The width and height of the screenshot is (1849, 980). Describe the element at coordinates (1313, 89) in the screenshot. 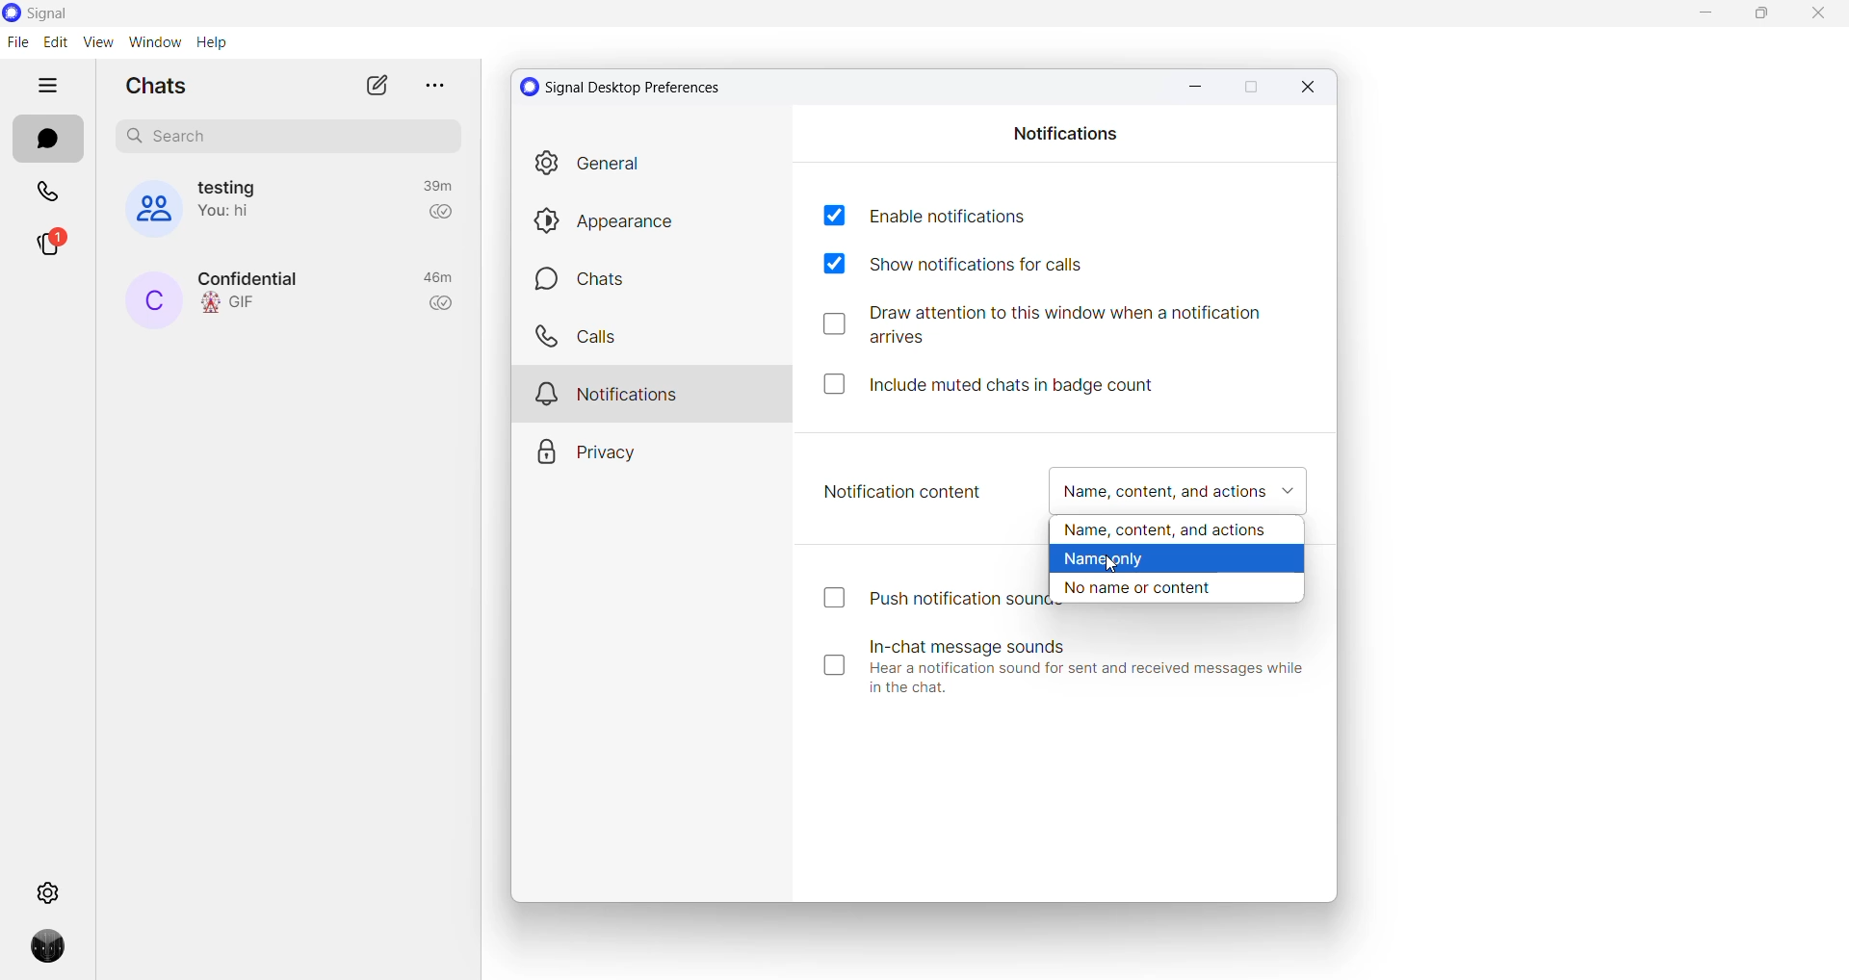

I see `Close` at that location.